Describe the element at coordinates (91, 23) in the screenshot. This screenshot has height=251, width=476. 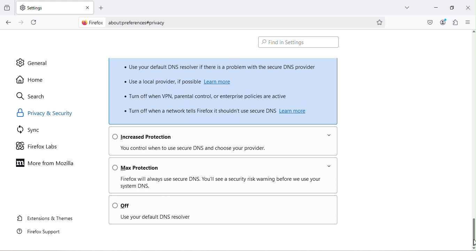
I see `Firefox` at that location.